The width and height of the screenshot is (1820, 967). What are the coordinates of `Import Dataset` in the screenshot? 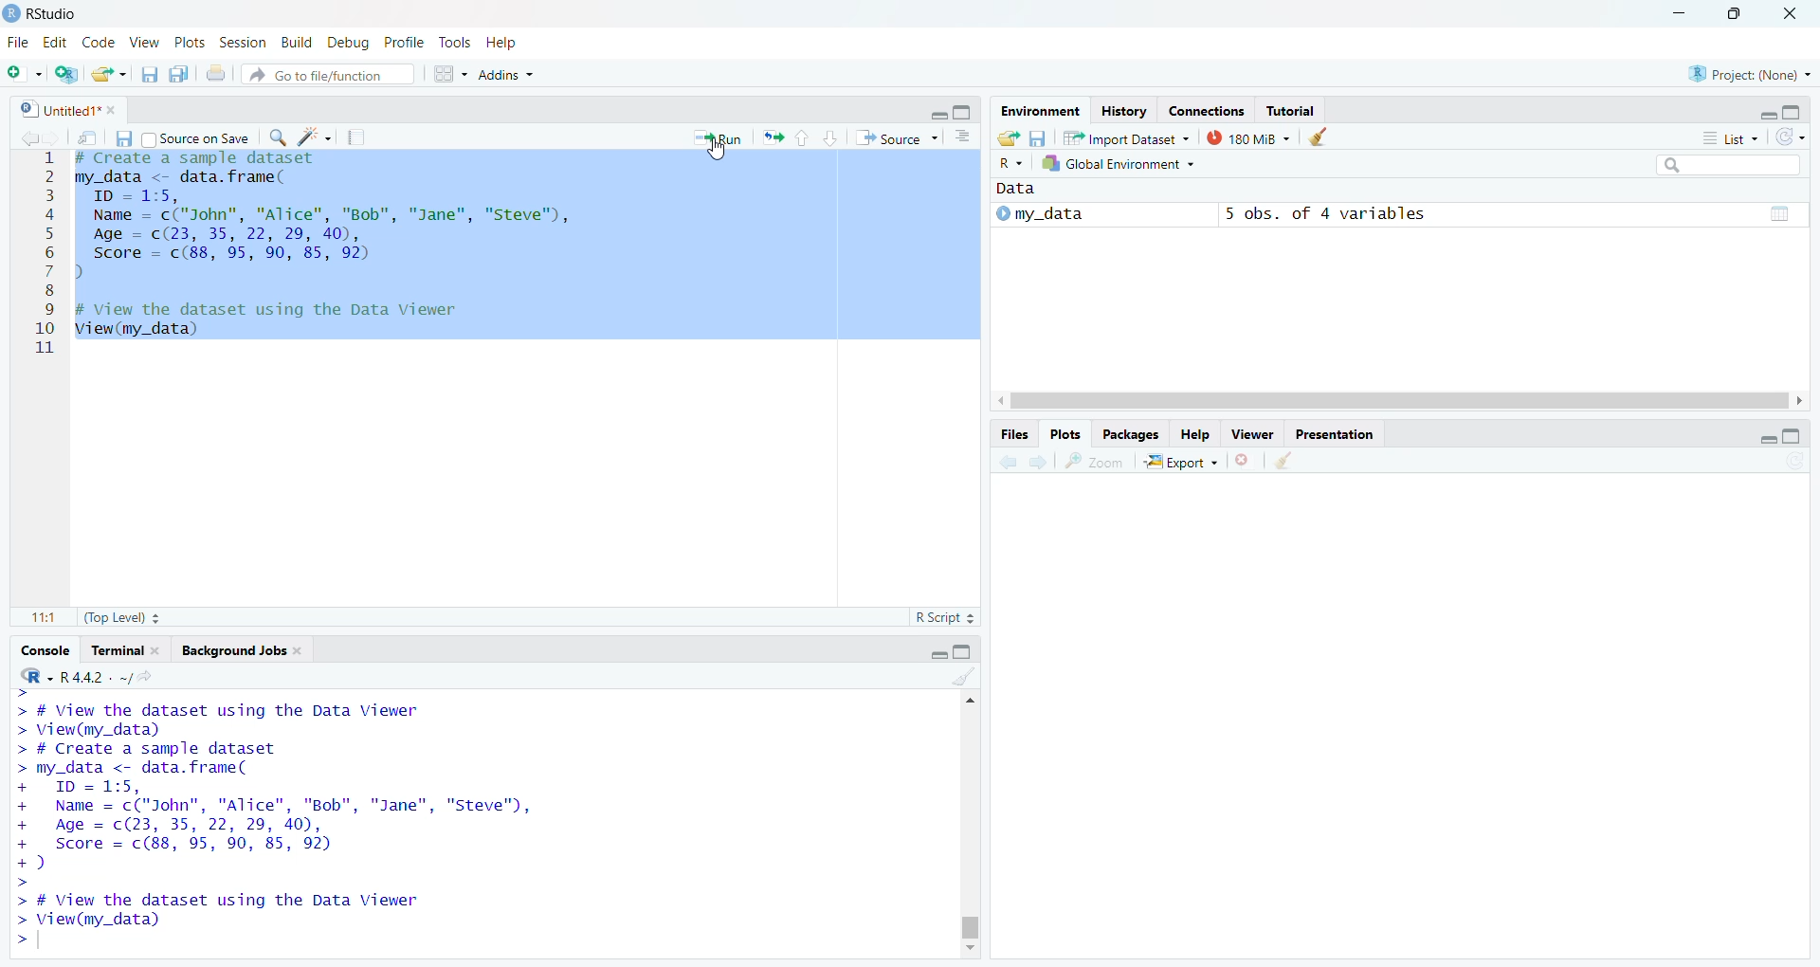 It's located at (1125, 138).